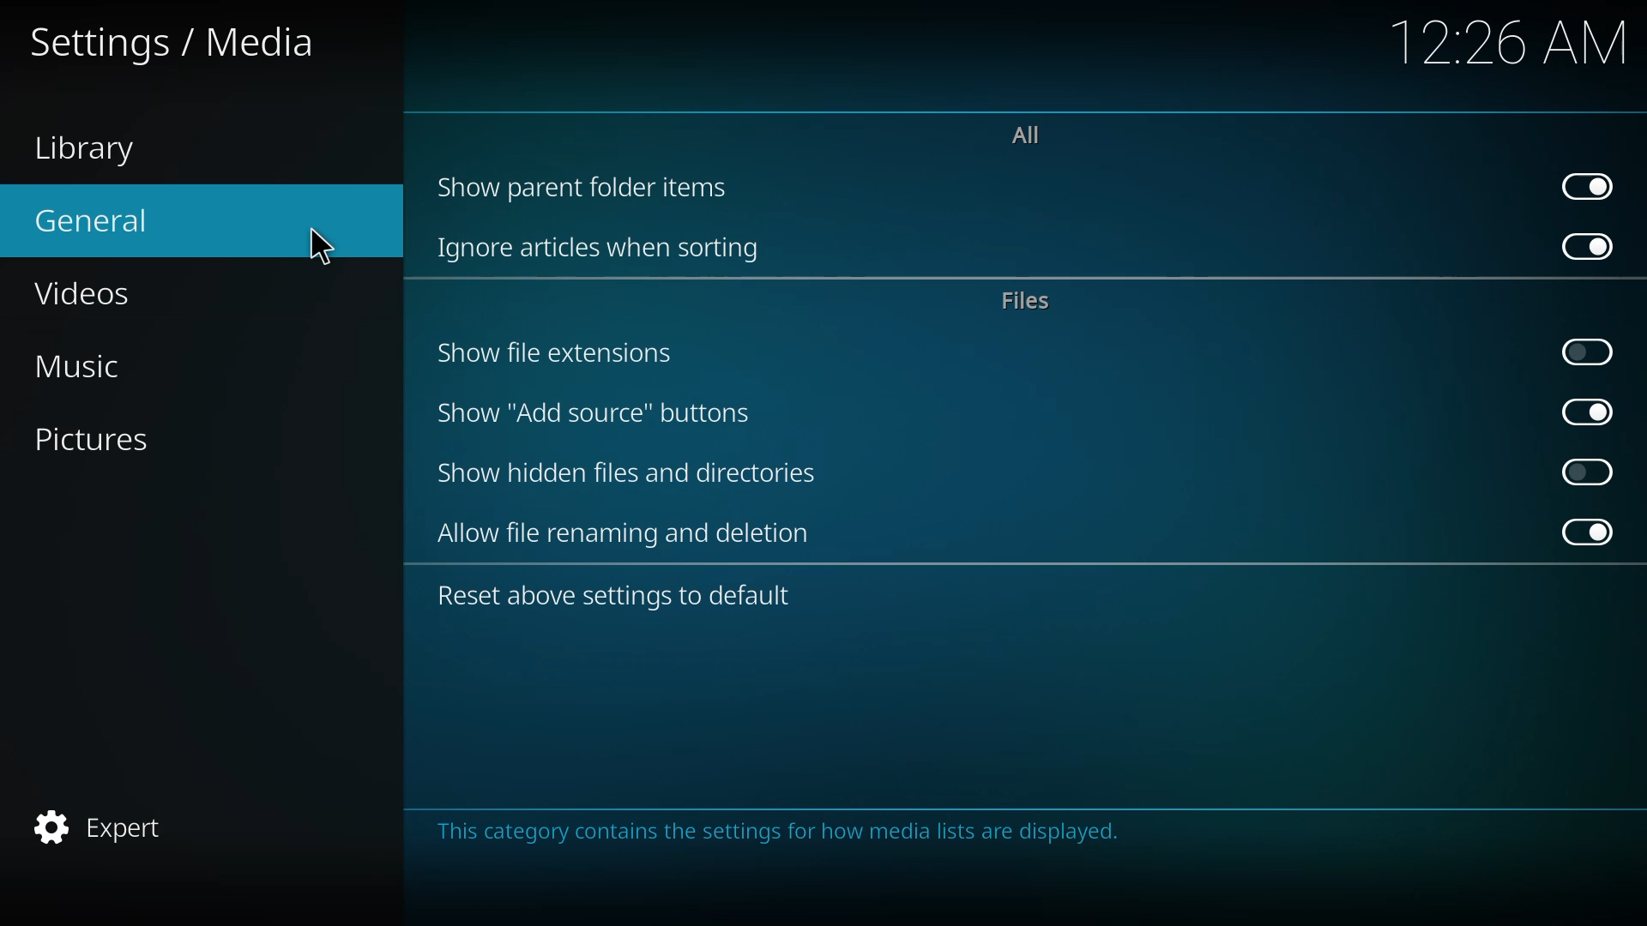  What do you see at coordinates (587, 185) in the screenshot?
I see `show parent folder items` at bounding box center [587, 185].